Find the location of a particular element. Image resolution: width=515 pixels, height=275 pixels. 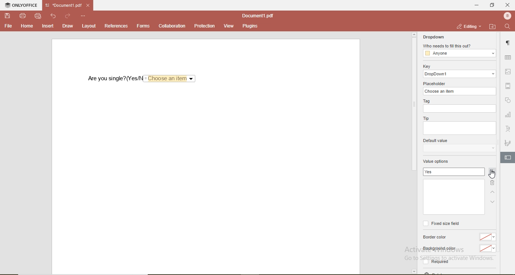

home is located at coordinates (28, 26).